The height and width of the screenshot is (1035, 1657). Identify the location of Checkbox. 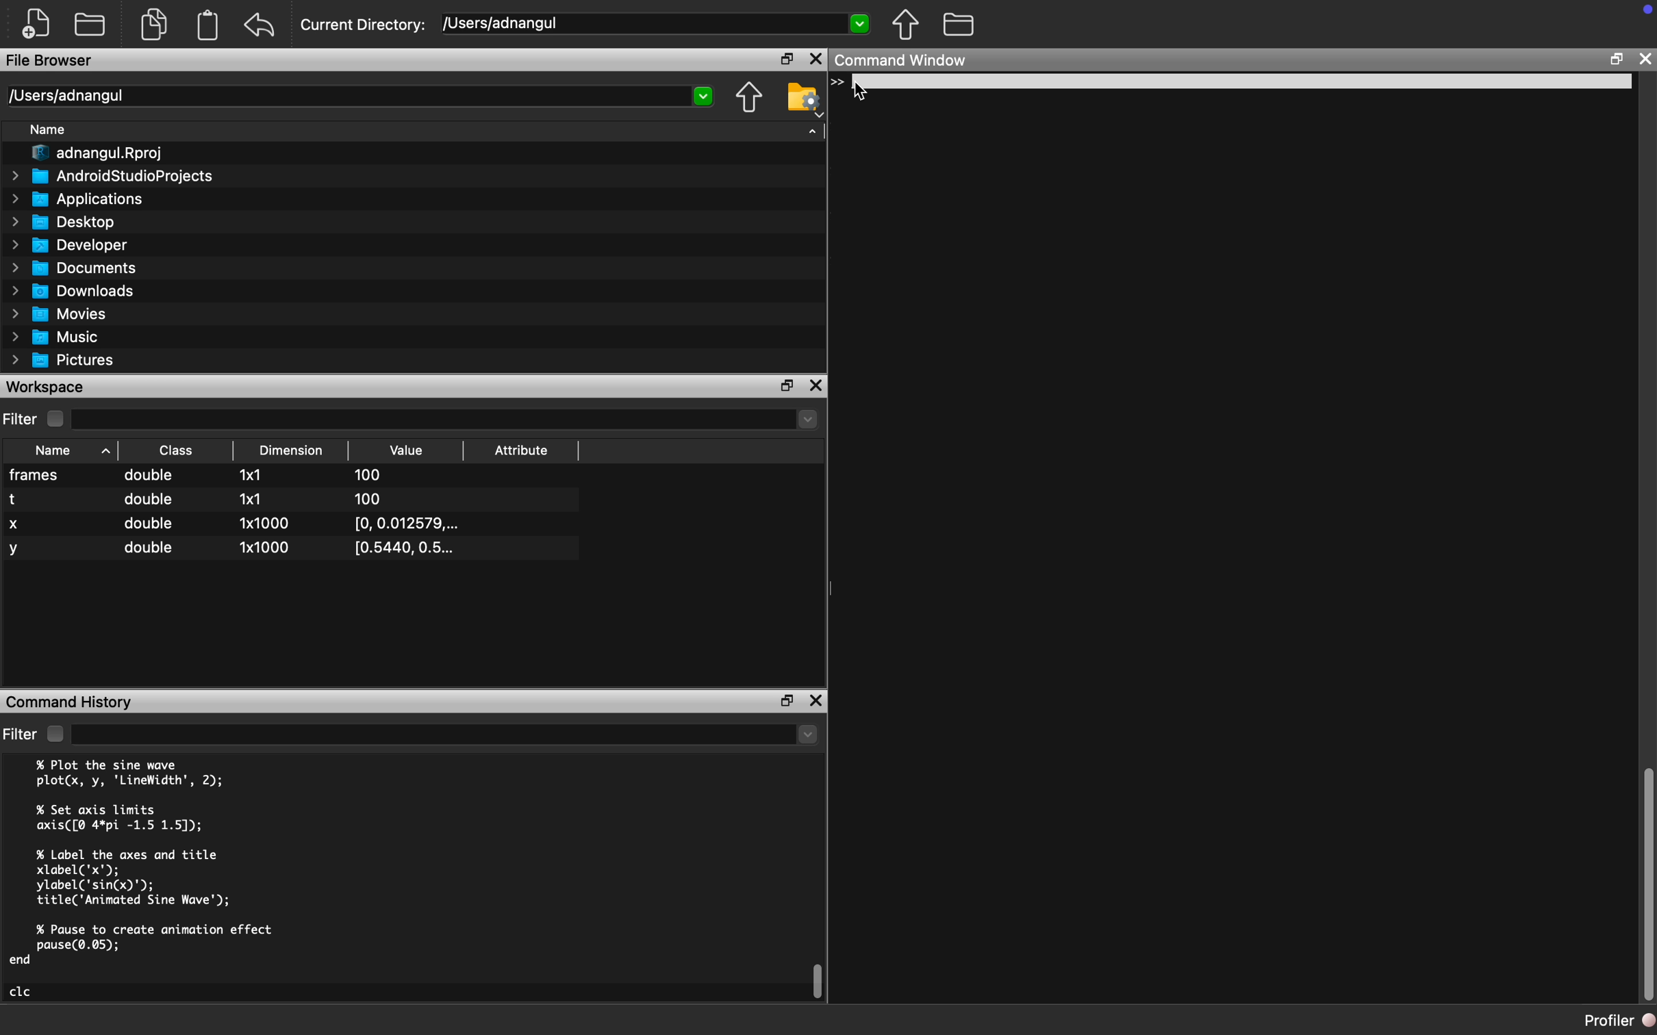
(55, 419).